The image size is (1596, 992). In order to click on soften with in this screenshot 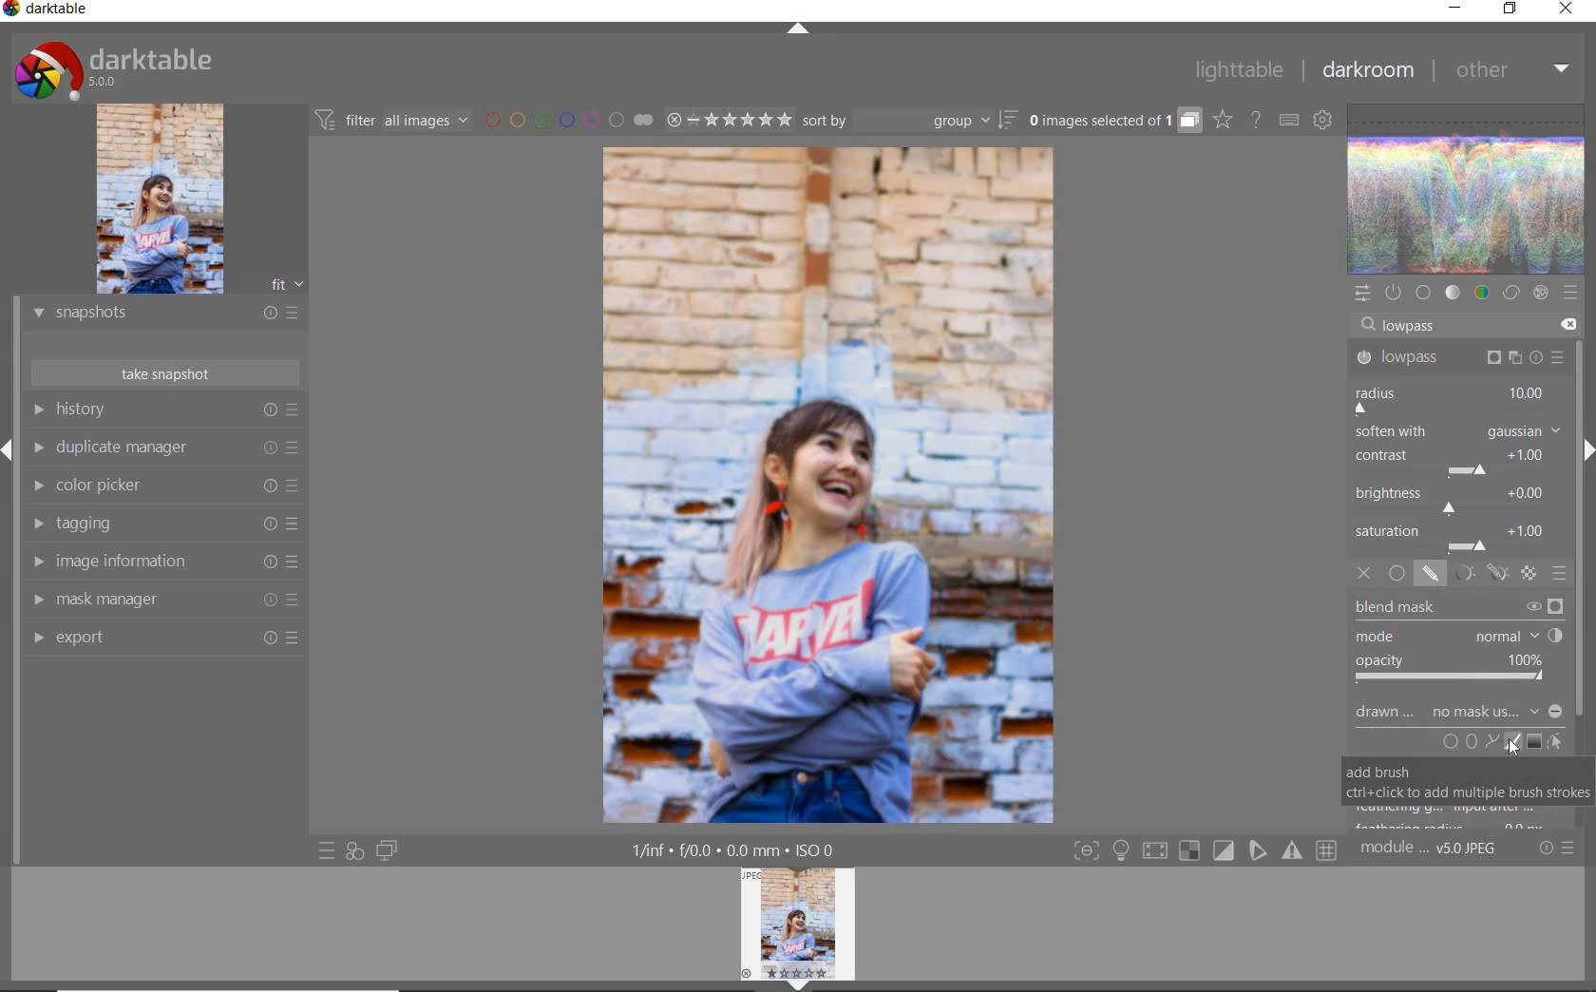, I will do `click(1458, 430)`.